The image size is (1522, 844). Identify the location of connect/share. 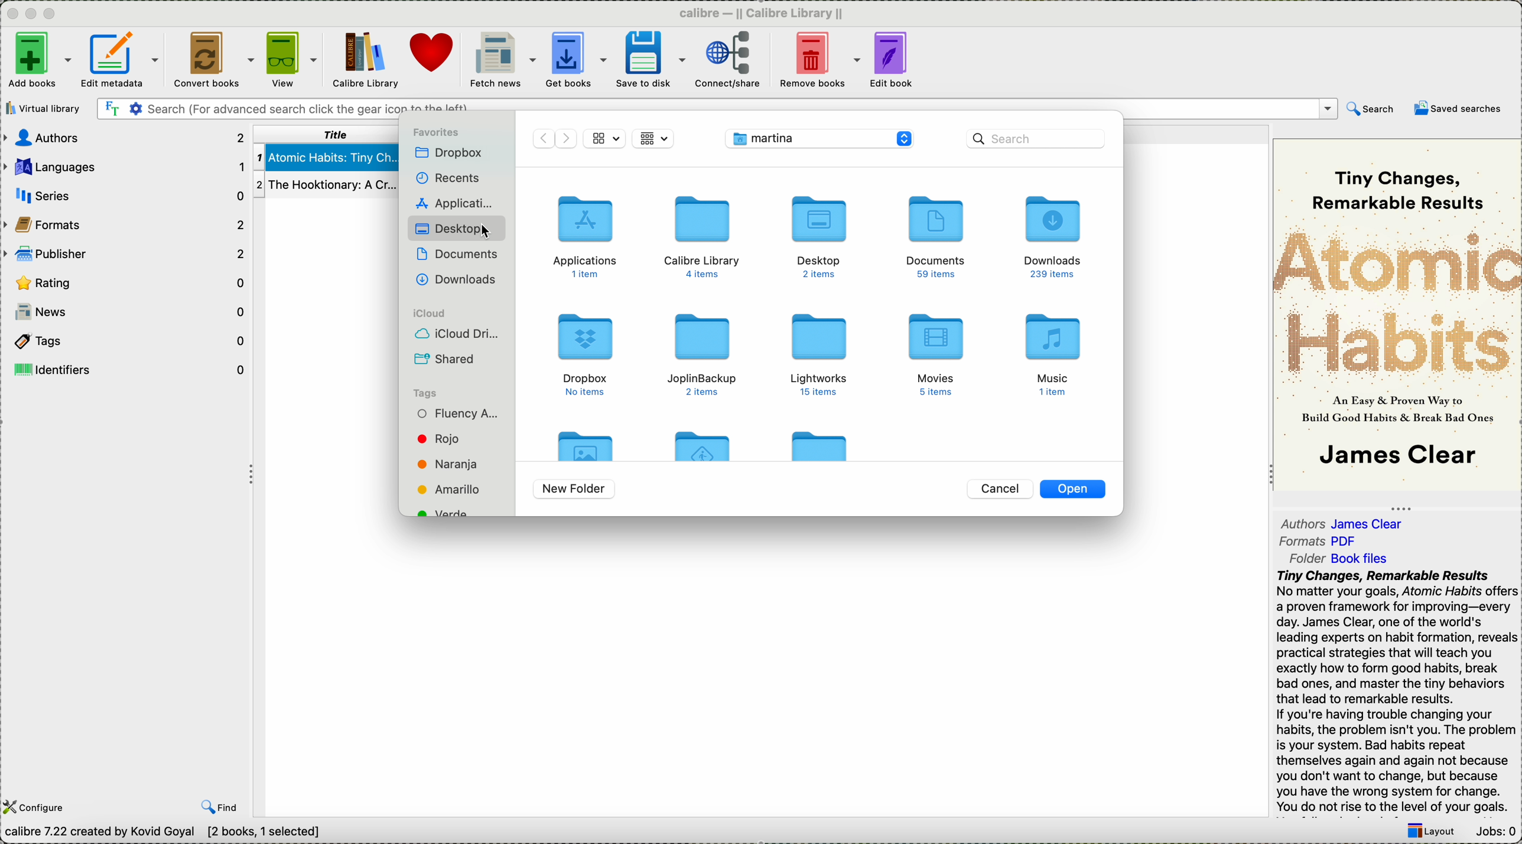
(729, 60).